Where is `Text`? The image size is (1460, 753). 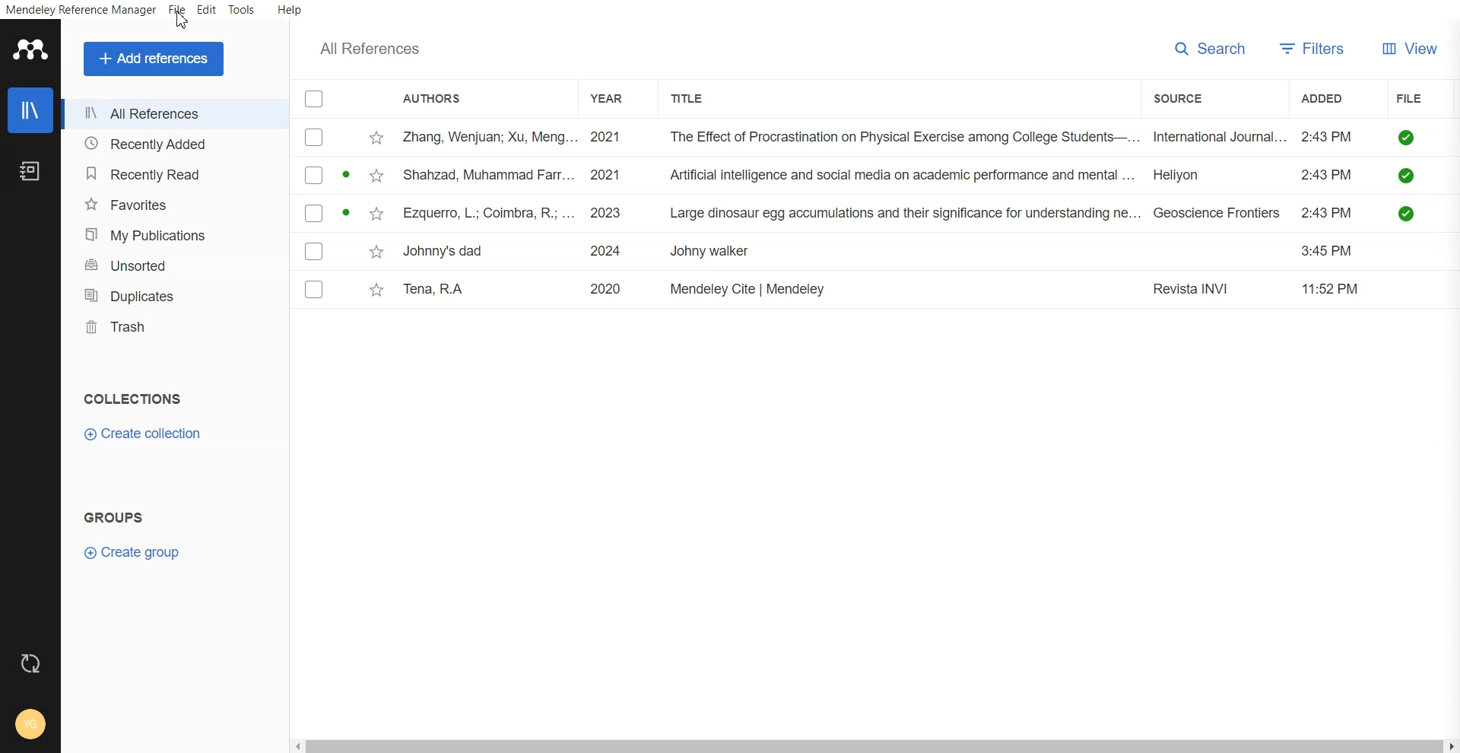 Text is located at coordinates (131, 398).